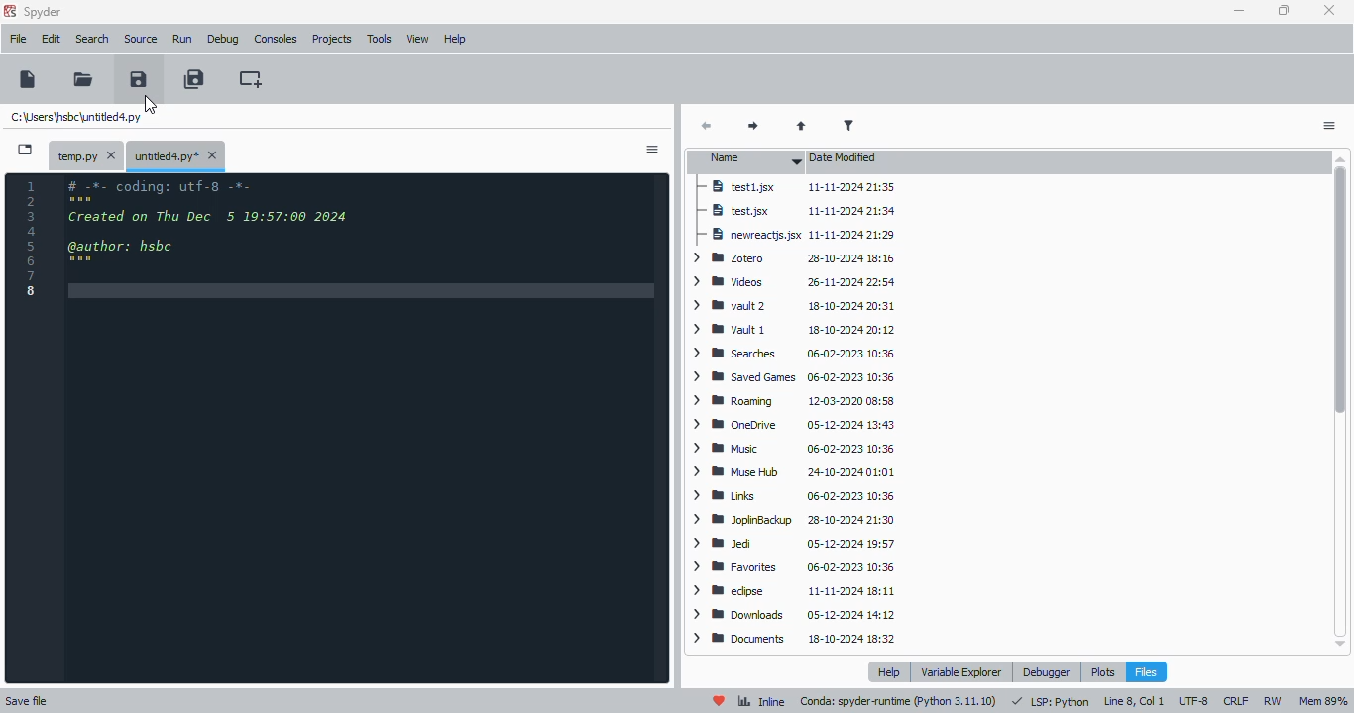 The height and width of the screenshot is (713, 1354). What do you see at coordinates (849, 126) in the screenshot?
I see `filter filenames` at bounding box center [849, 126].